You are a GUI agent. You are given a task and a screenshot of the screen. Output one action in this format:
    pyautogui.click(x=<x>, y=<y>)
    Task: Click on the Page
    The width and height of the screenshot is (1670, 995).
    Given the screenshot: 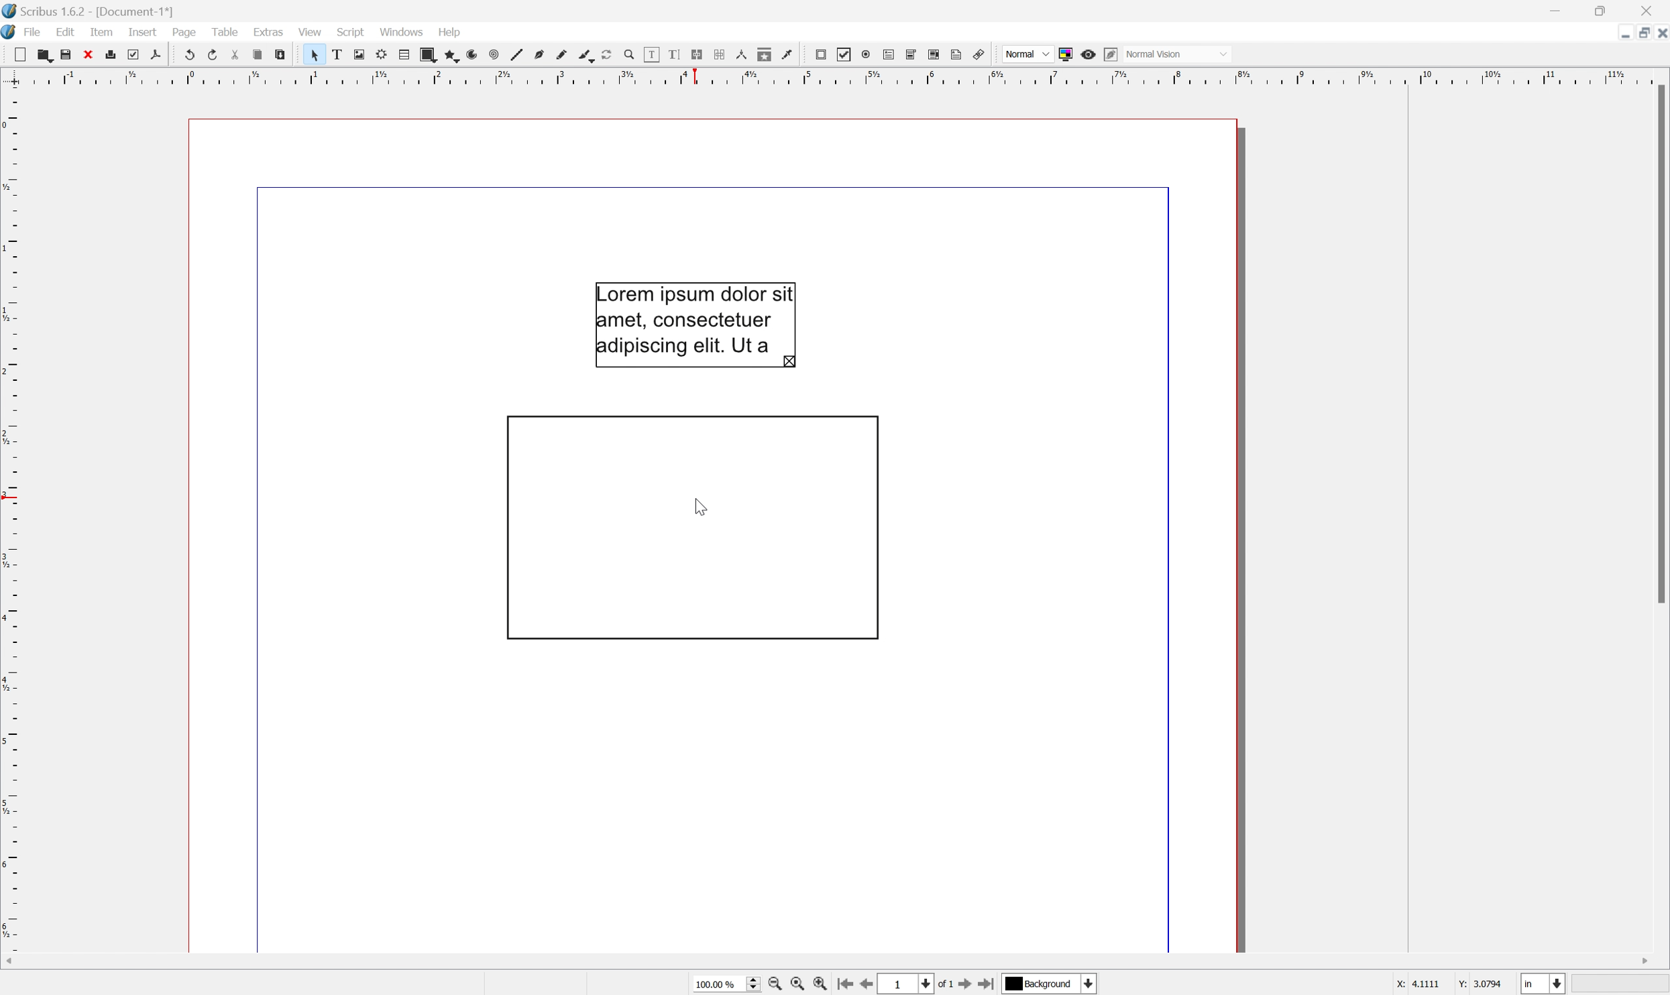 What is the action you would take?
    pyautogui.click(x=184, y=33)
    